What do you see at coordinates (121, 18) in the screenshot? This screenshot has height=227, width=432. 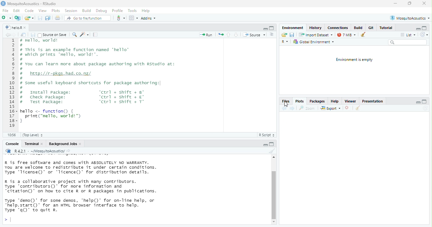 I see `git` at bounding box center [121, 18].